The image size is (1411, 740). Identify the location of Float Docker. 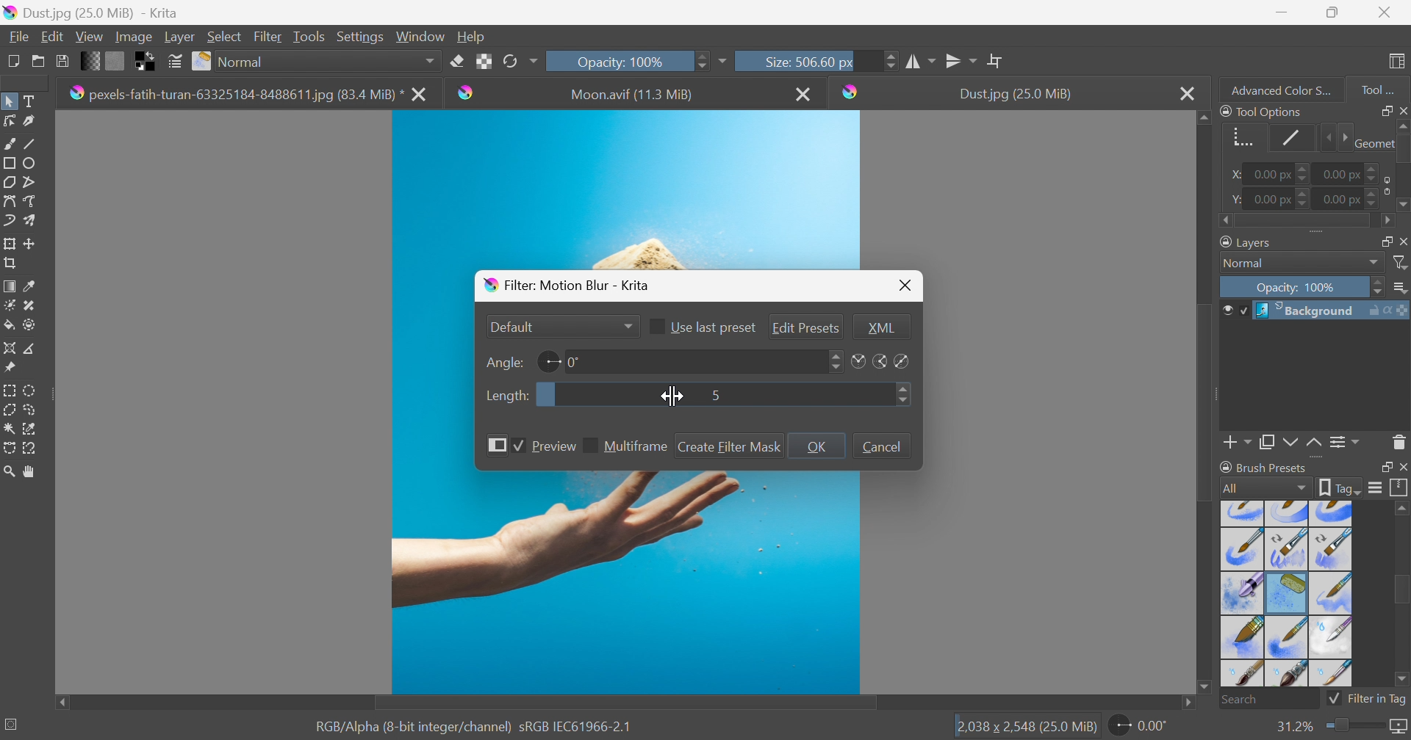
(1384, 468).